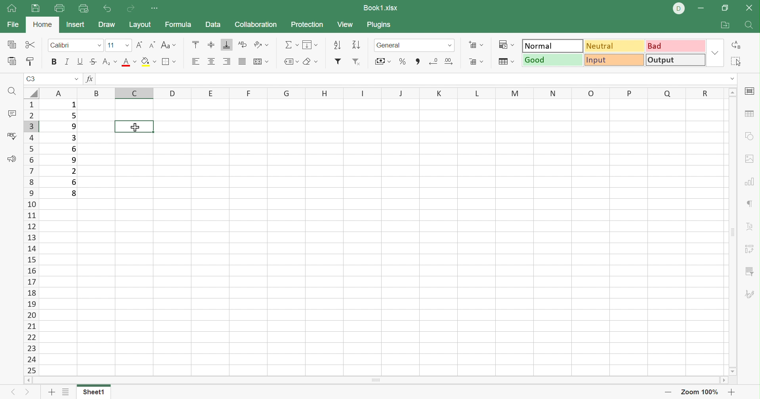 This screenshot has width=760, height=399. Describe the element at coordinates (735, 231) in the screenshot. I see `Scroll Bar` at that location.